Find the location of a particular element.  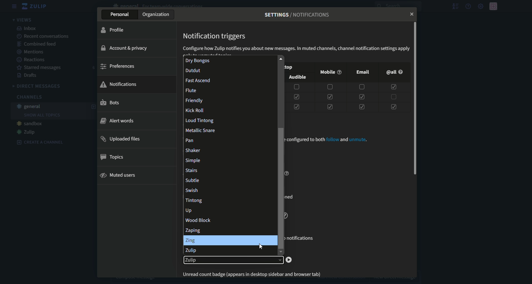

#sandbox is located at coordinates (30, 124).